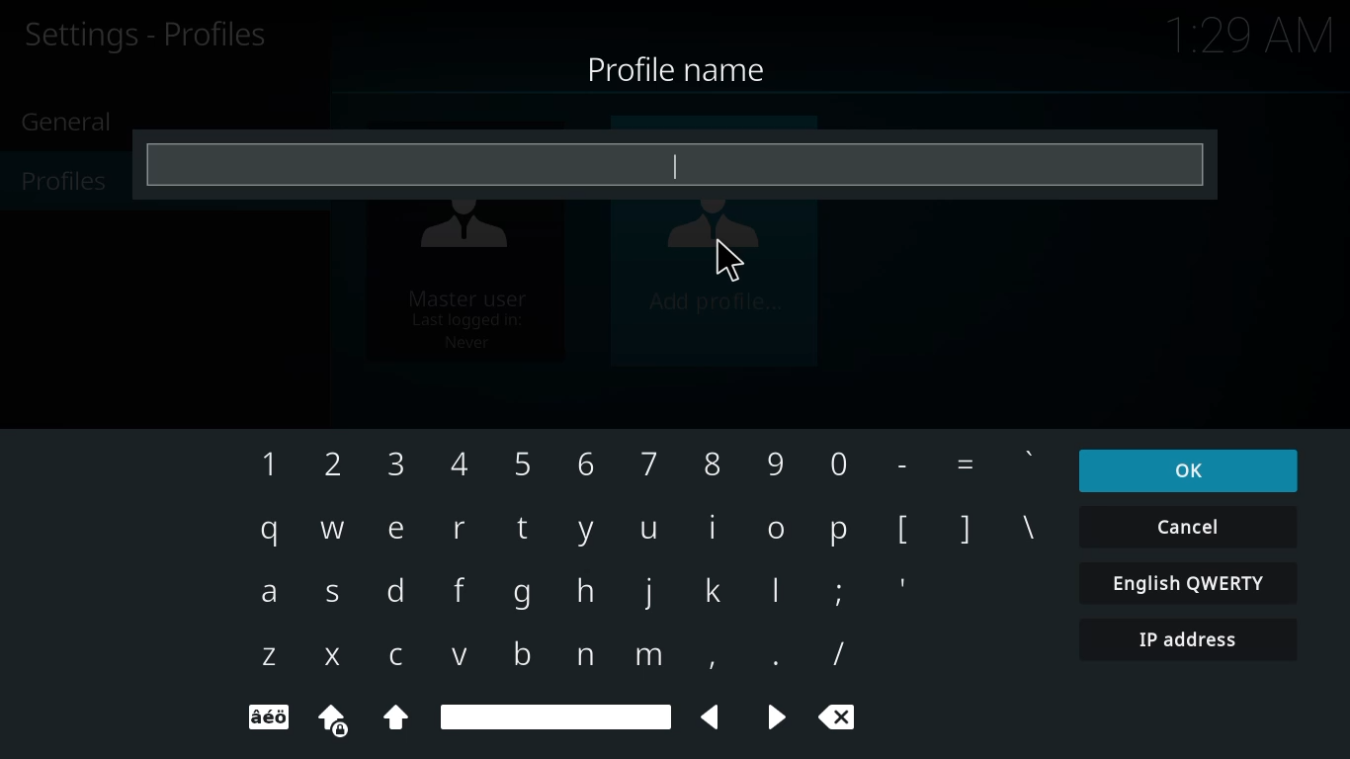  What do you see at coordinates (579, 536) in the screenshot?
I see `y` at bounding box center [579, 536].